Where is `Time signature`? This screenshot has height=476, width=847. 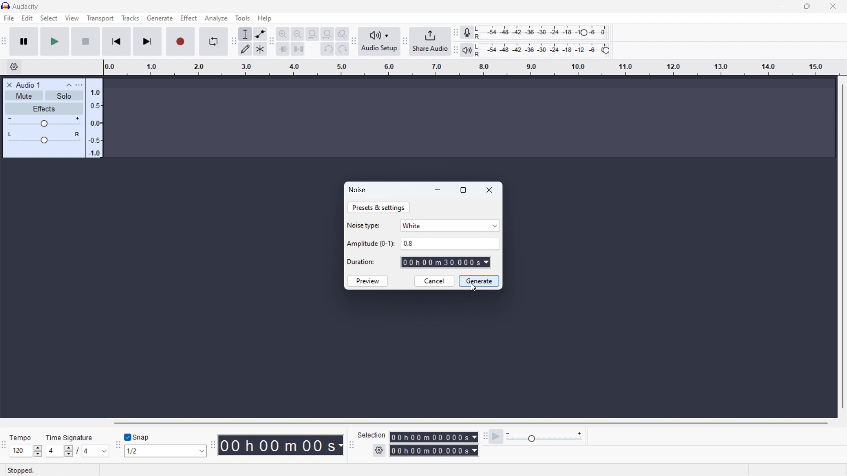
Time signature is located at coordinates (70, 438).